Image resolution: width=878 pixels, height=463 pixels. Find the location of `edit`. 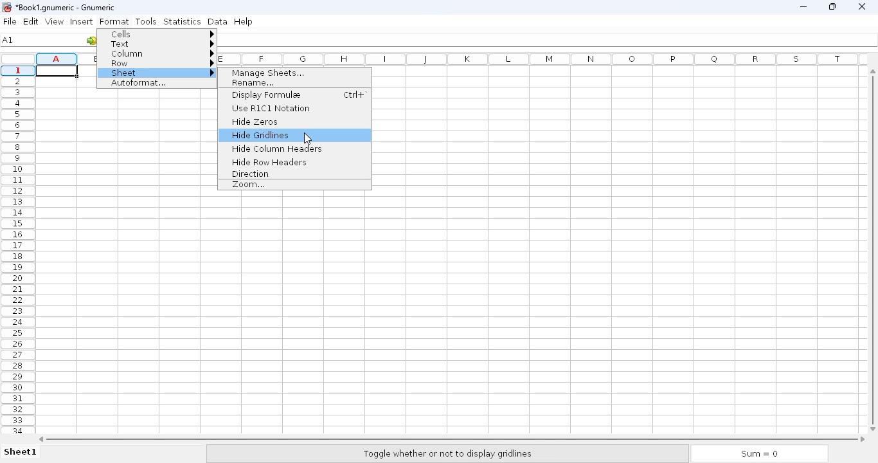

edit is located at coordinates (31, 21).